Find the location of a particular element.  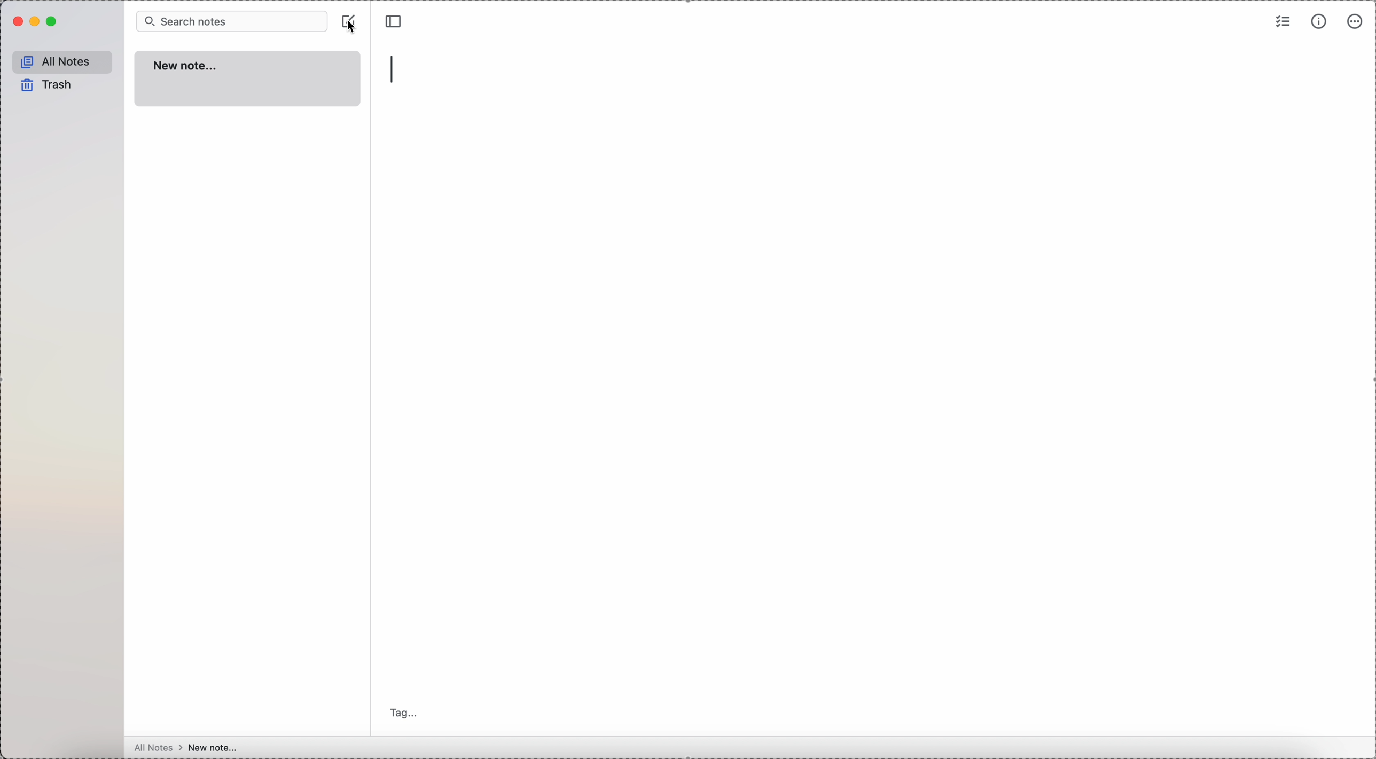

cursor is located at coordinates (350, 28).